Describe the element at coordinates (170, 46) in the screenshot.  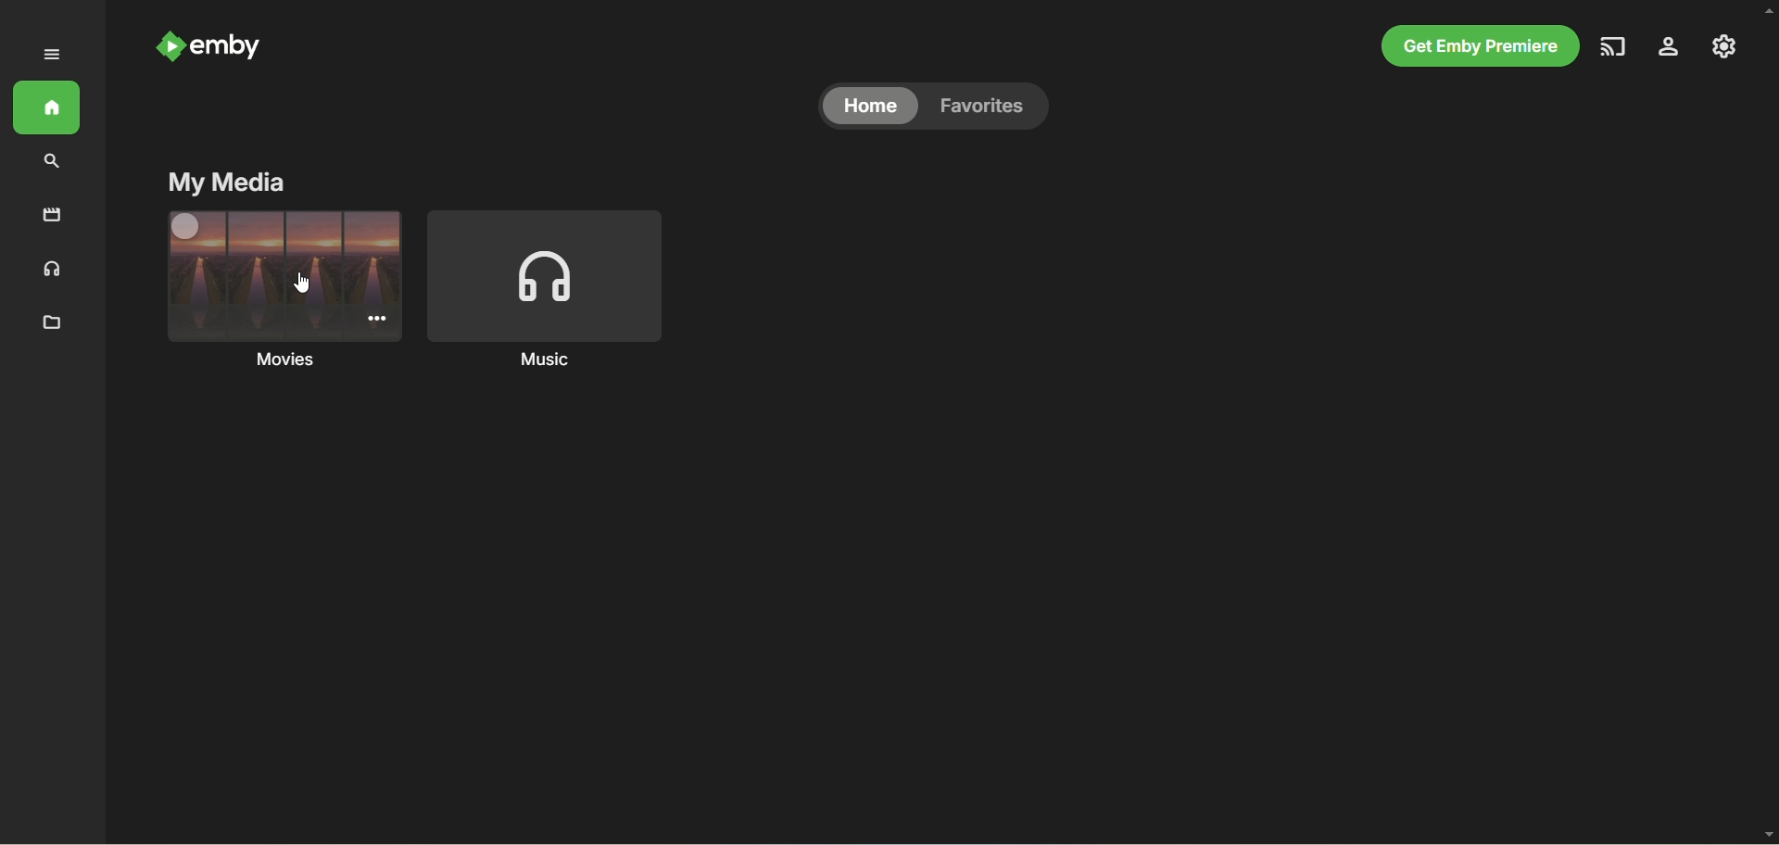
I see `logo` at that location.